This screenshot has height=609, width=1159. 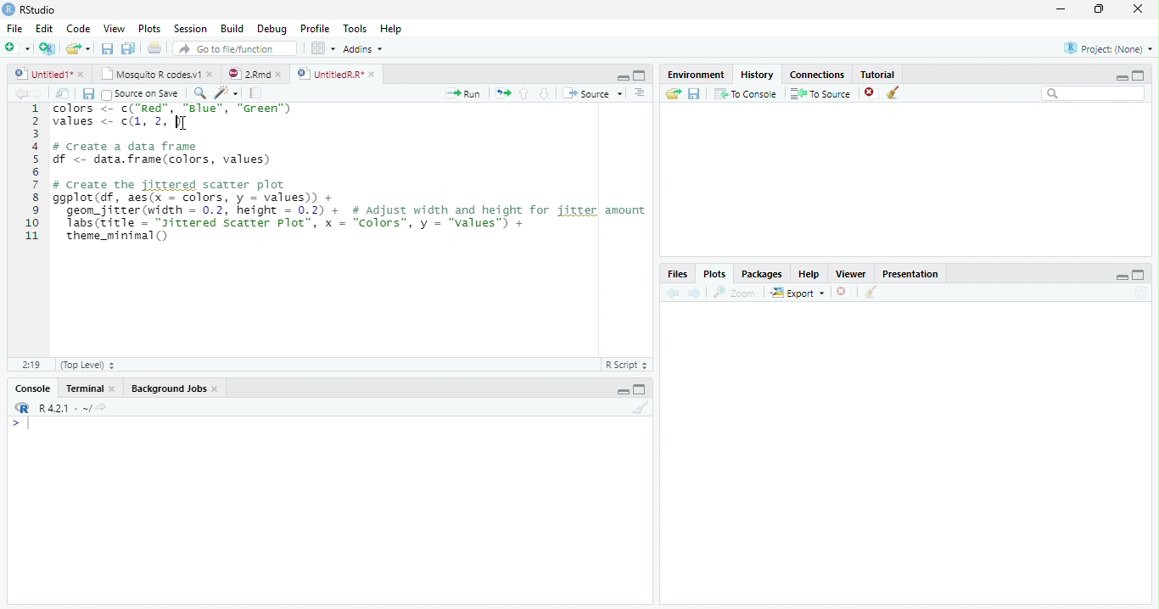 I want to click on close, so click(x=210, y=74).